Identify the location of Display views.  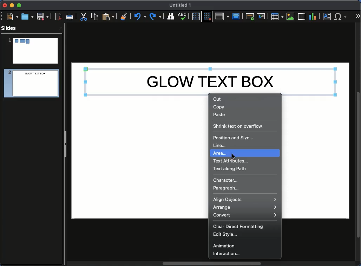
(223, 16).